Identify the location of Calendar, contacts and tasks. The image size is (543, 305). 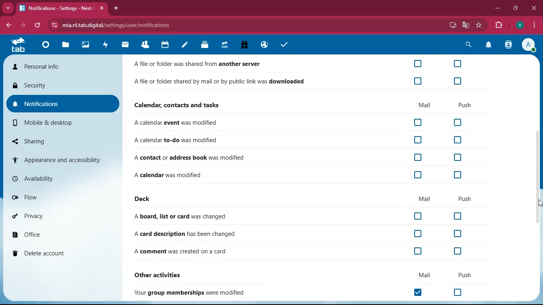
(178, 105).